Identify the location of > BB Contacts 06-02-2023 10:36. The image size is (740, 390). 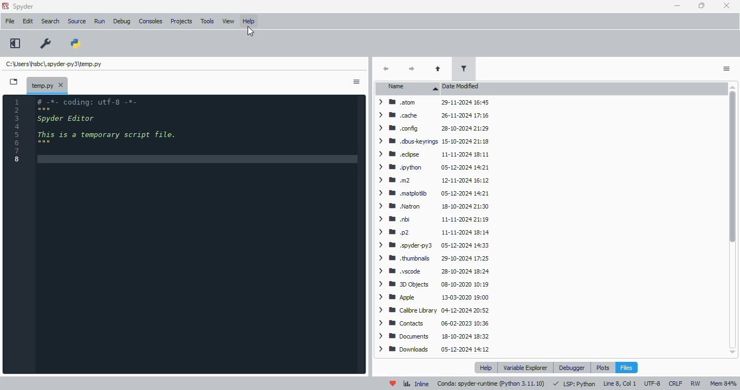
(433, 323).